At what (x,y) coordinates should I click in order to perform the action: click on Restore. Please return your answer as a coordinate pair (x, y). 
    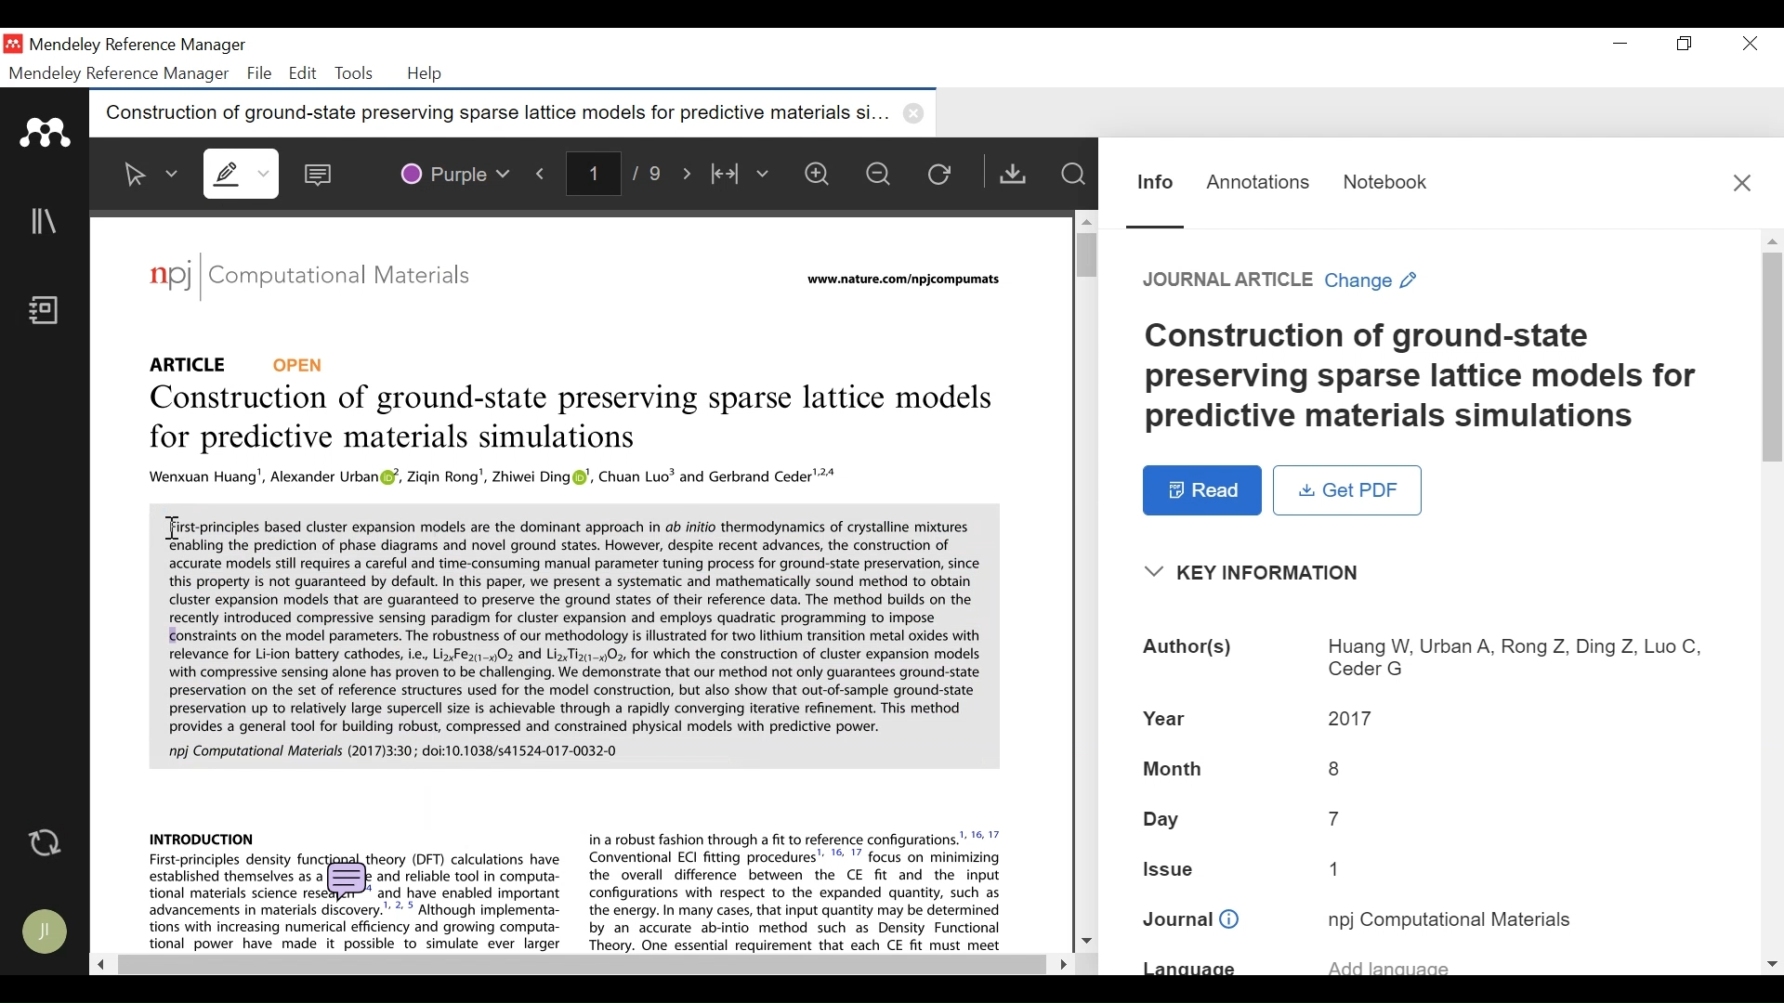
    Looking at the image, I should click on (1686, 44).